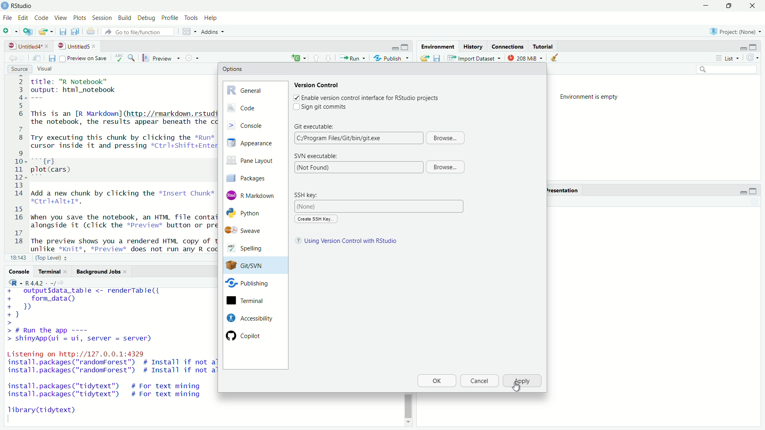 The image size is (765, 430). Describe the element at coordinates (60, 18) in the screenshot. I see `View` at that location.